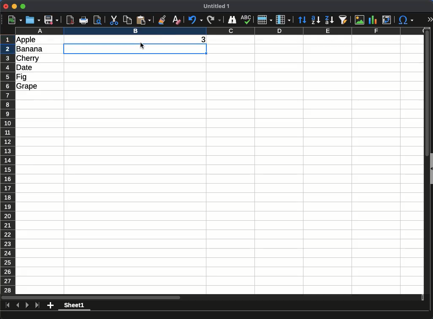 The height and width of the screenshot is (319, 433). What do you see at coordinates (246, 20) in the screenshot?
I see `spell check` at bounding box center [246, 20].